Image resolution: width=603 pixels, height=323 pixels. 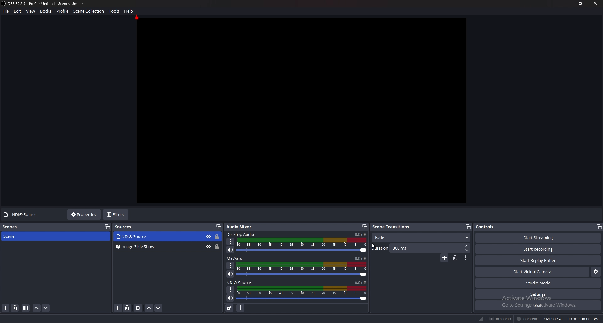 What do you see at coordinates (596, 272) in the screenshot?
I see `configure virtual camera` at bounding box center [596, 272].